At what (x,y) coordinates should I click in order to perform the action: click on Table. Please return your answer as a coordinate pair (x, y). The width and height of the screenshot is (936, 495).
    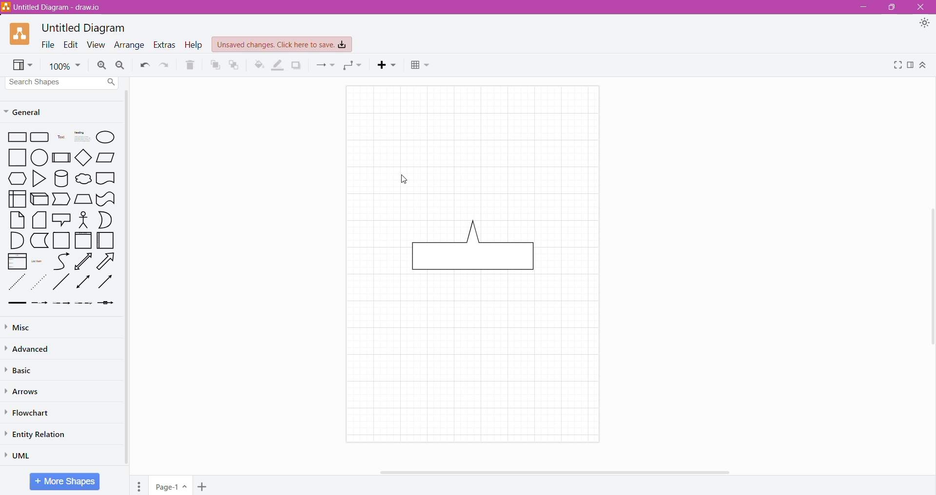
    Looking at the image, I should click on (422, 66).